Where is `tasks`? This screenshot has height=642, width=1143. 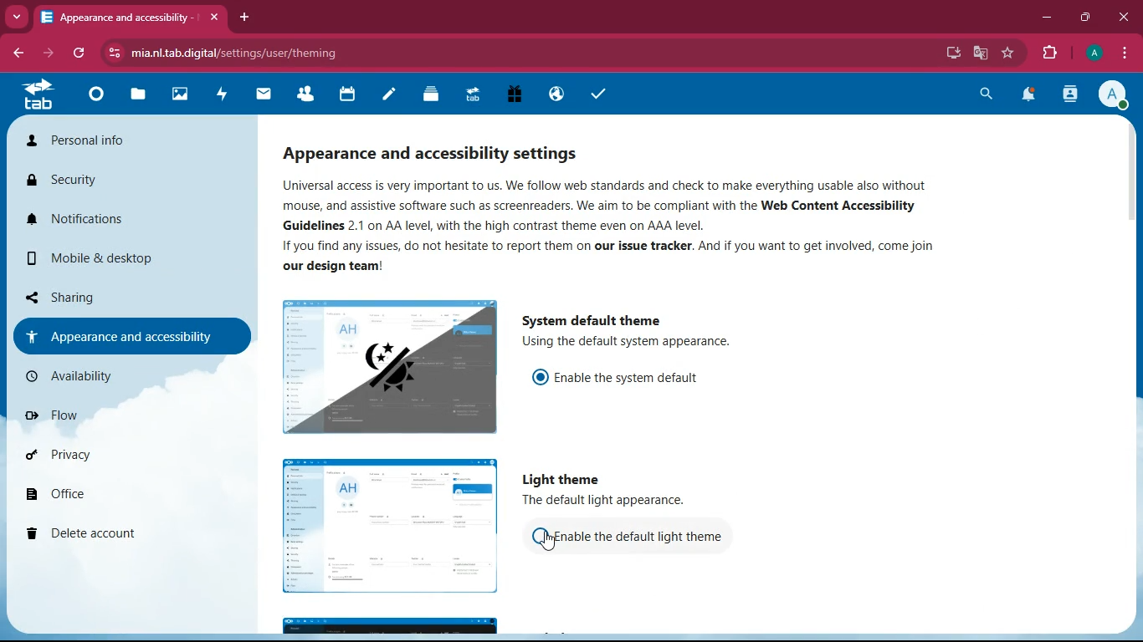 tasks is located at coordinates (593, 94).